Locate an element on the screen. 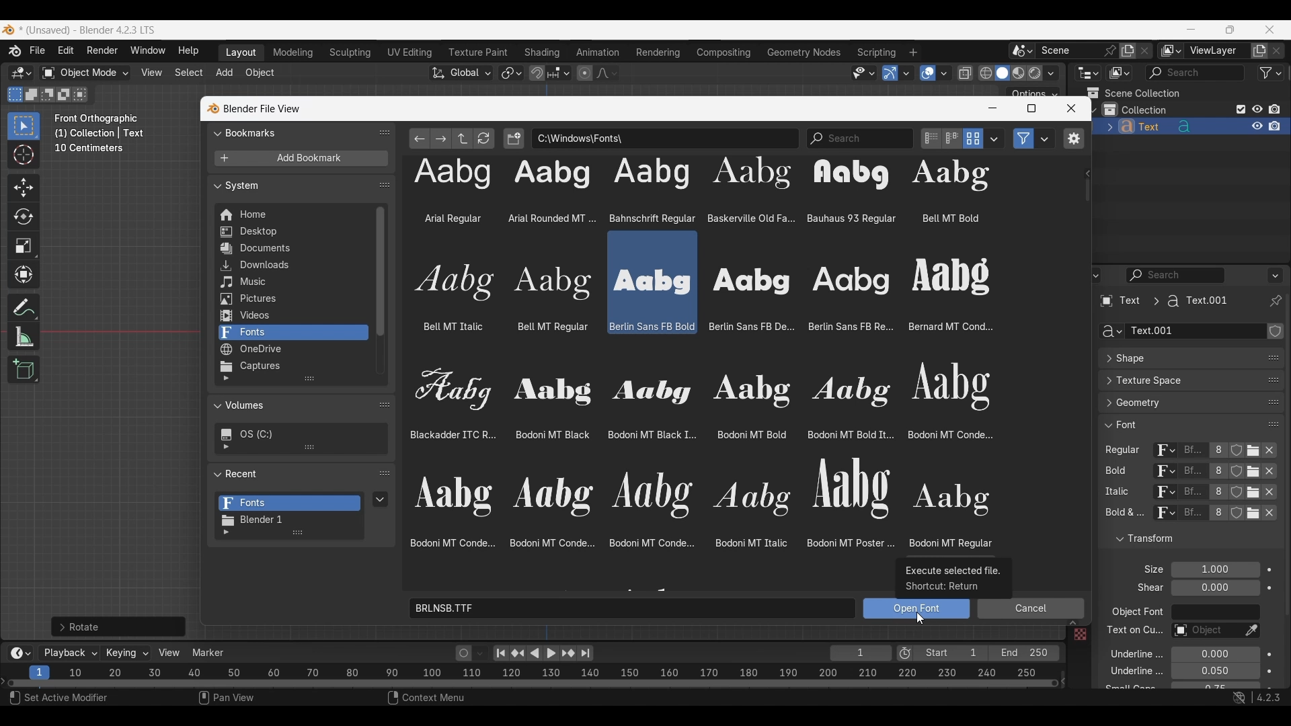  Selected font highlighted is located at coordinates (651, 282).